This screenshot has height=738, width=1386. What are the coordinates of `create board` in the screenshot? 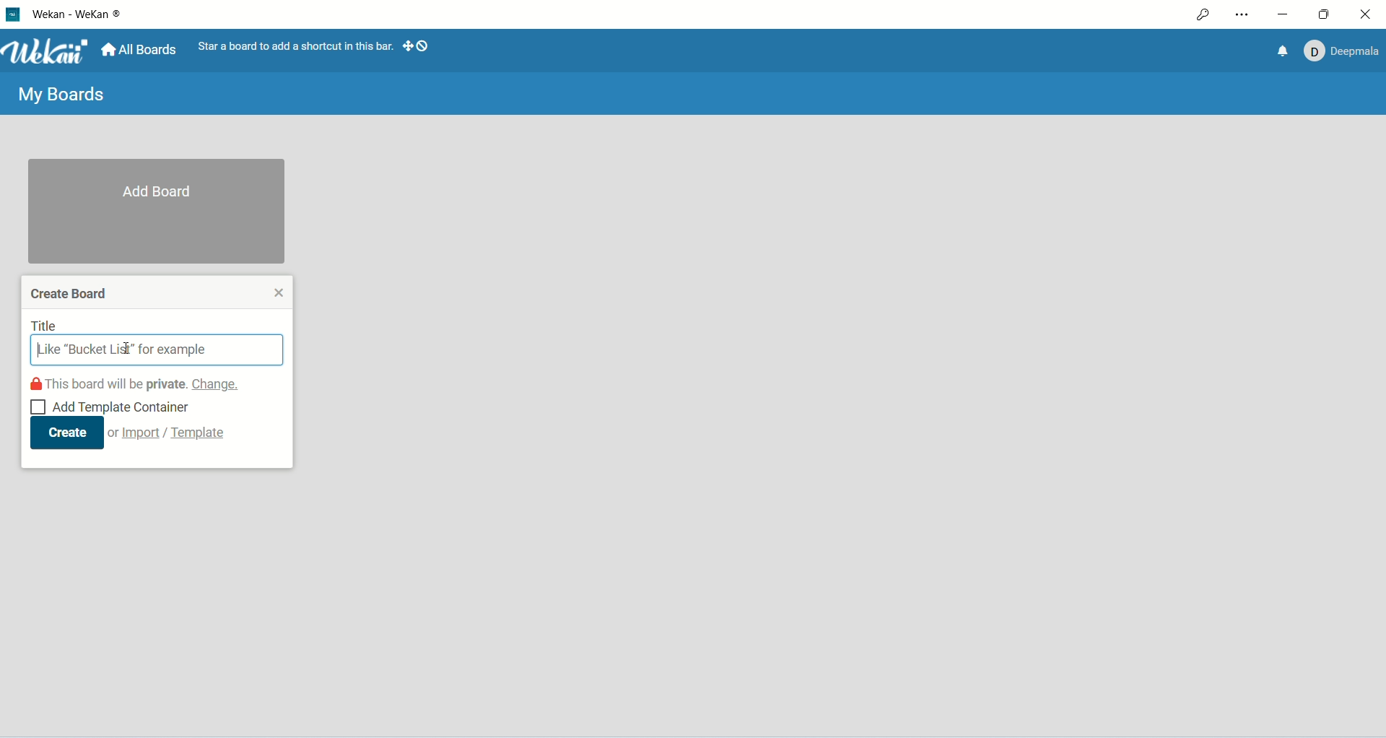 It's located at (68, 294).